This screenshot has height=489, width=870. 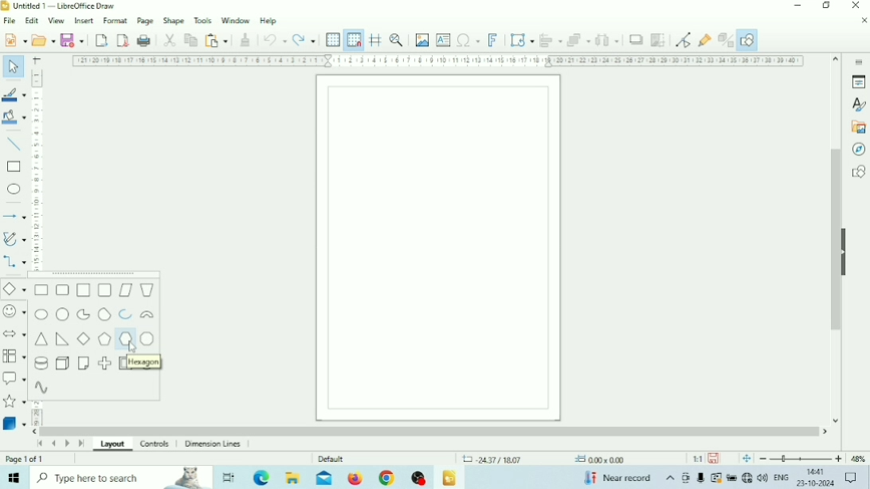 I want to click on Logo, so click(x=6, y=6).